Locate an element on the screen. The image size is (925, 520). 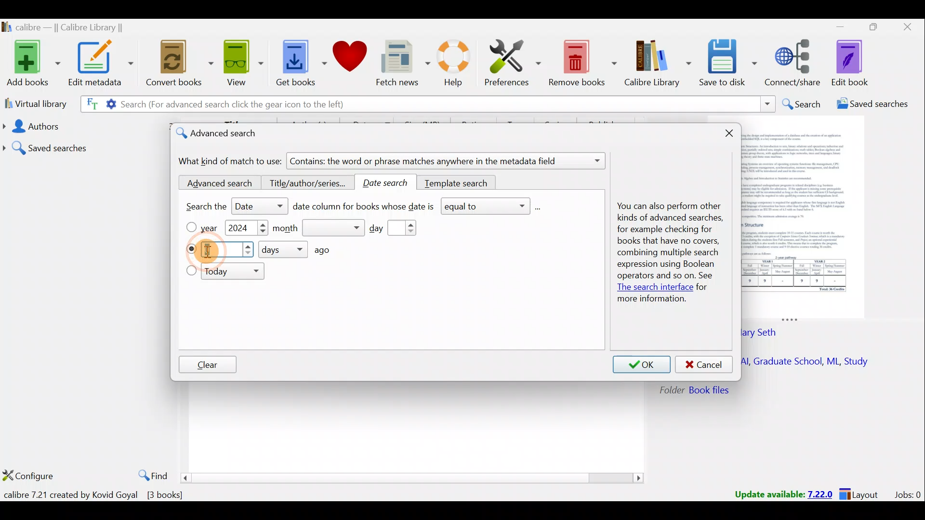
Clear is located at coordinates (208, 365).